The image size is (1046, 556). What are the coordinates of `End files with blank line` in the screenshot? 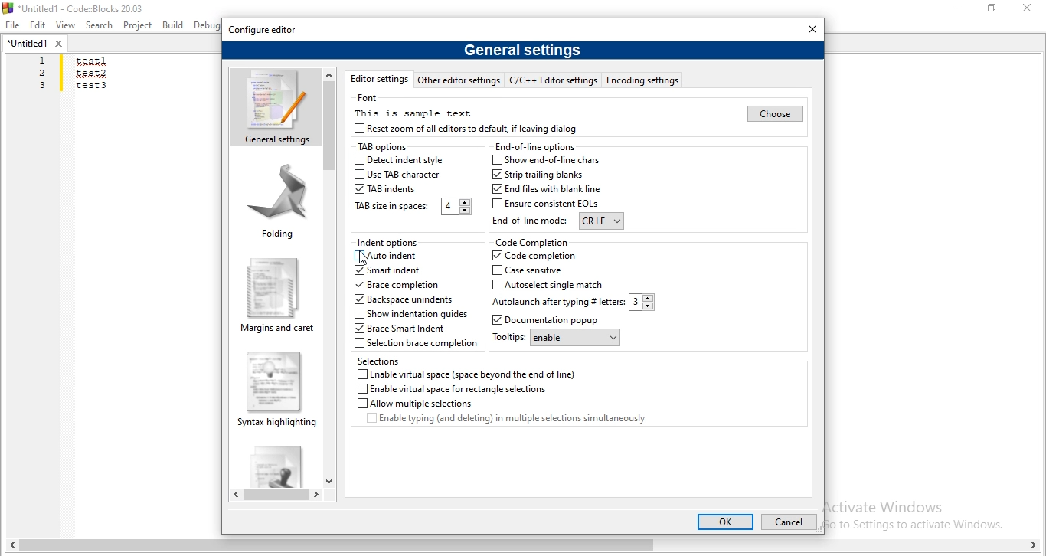 It's located at (544, 189).